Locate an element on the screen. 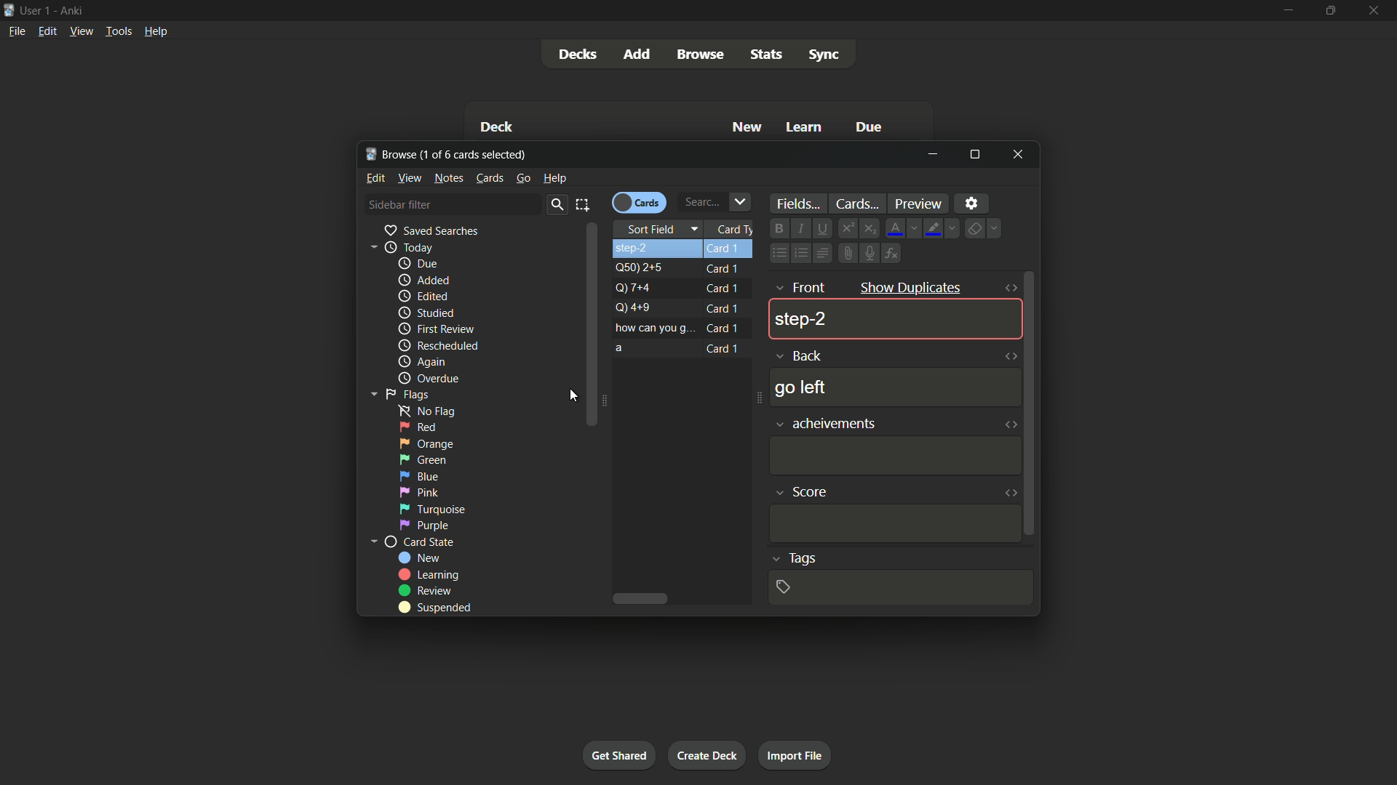  stats is located at coordinates (769, 53).